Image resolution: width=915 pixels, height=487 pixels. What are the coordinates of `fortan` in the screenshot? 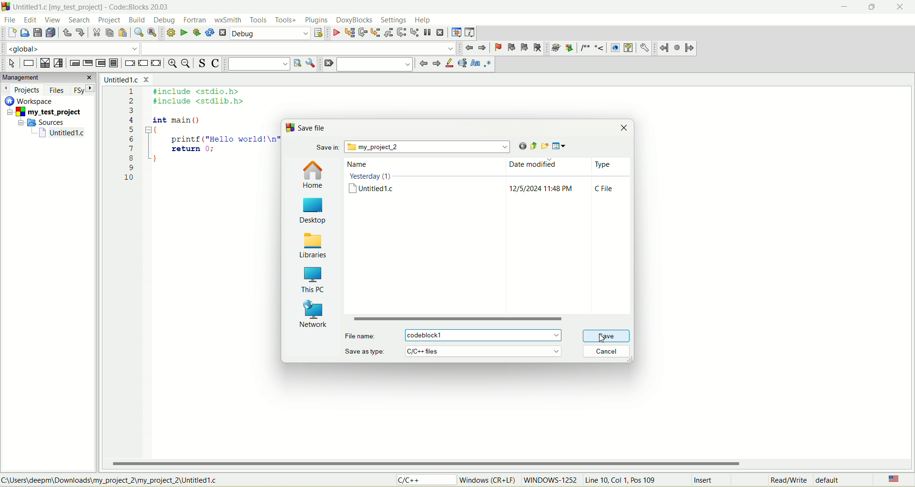 It's located at (196, 20).